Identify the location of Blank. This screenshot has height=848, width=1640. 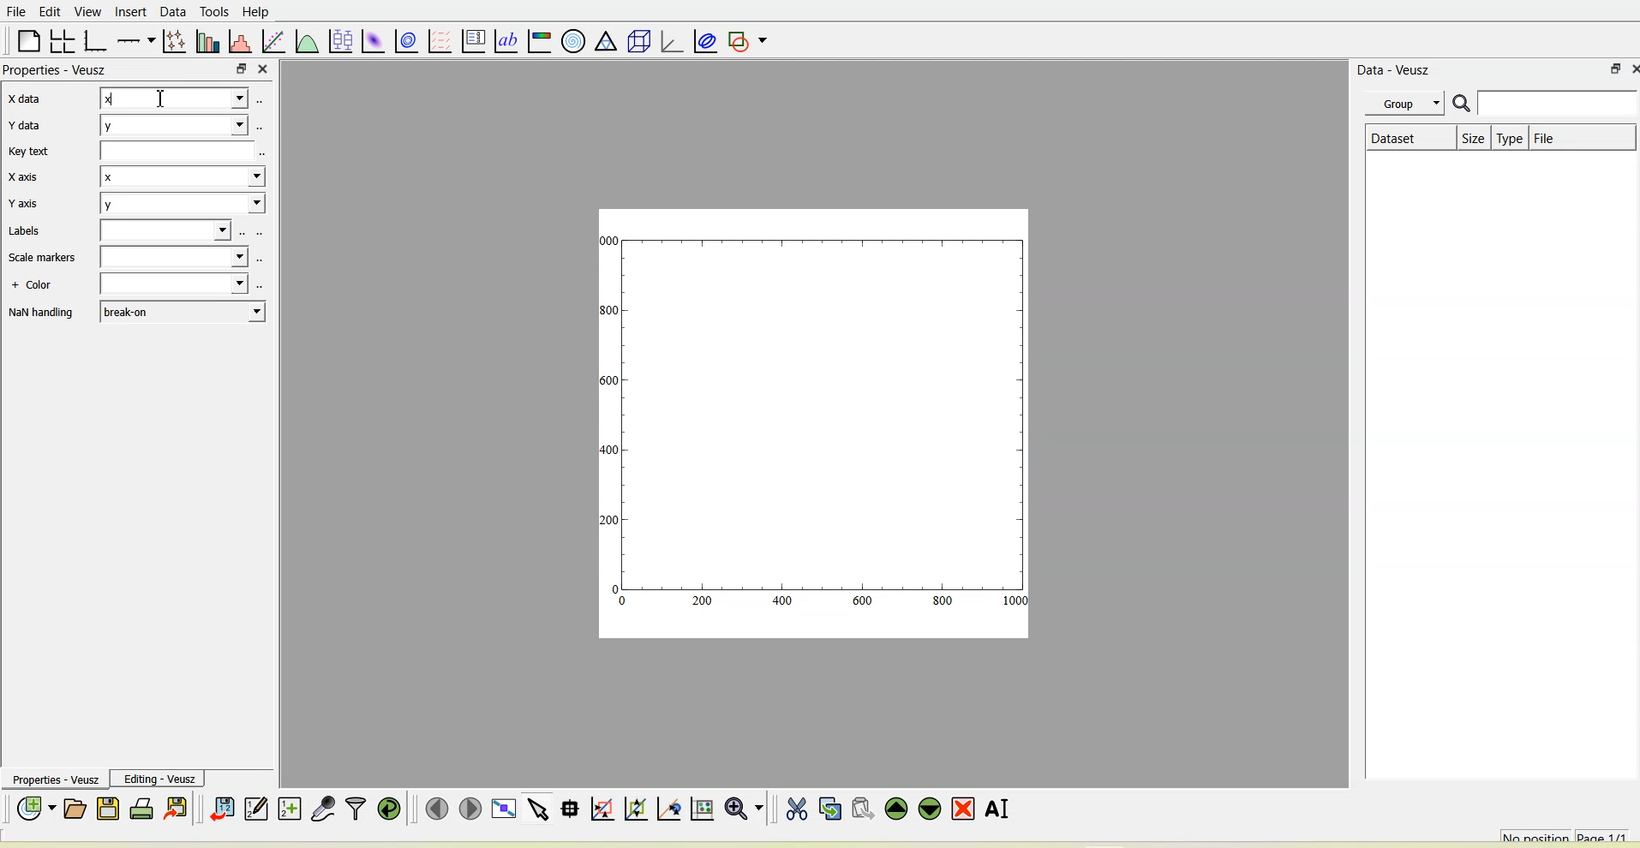
(173, 283).